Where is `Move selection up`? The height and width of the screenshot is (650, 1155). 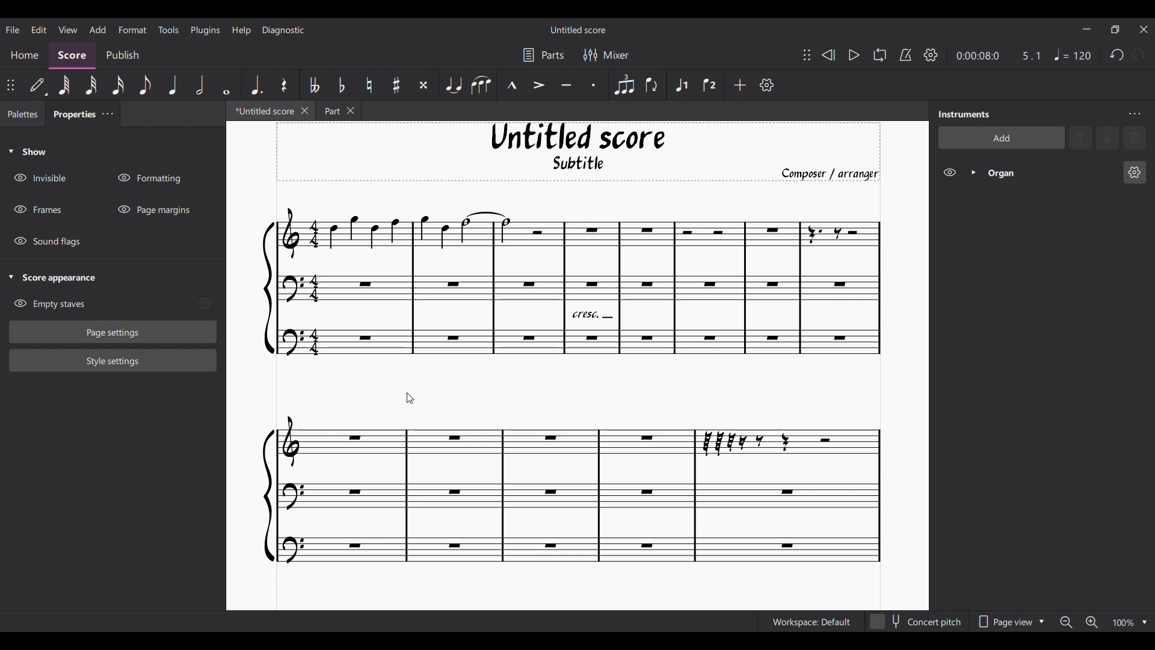 Move selection up is located at coordinates (1081, 137).